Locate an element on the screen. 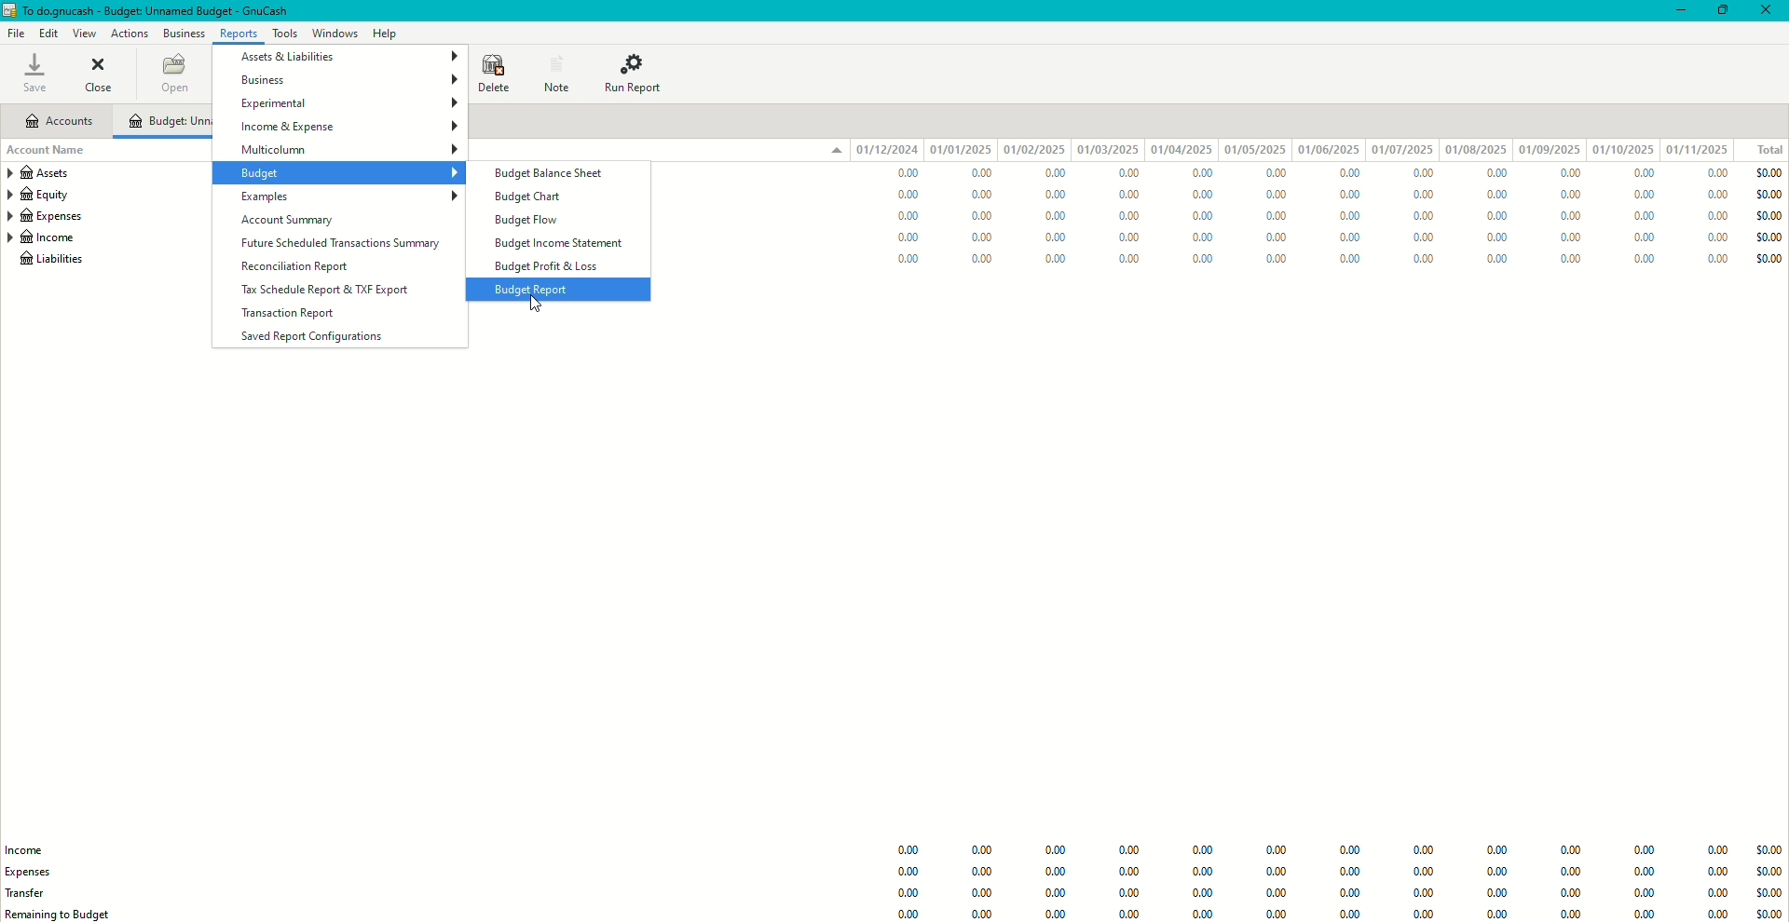 This screenshot has height=922, width=1789. $0.00 is located at coordinates (1769, 257).